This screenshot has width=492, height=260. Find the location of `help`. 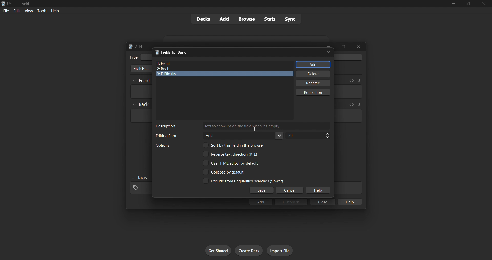

help is located at coordinates (349, 202).